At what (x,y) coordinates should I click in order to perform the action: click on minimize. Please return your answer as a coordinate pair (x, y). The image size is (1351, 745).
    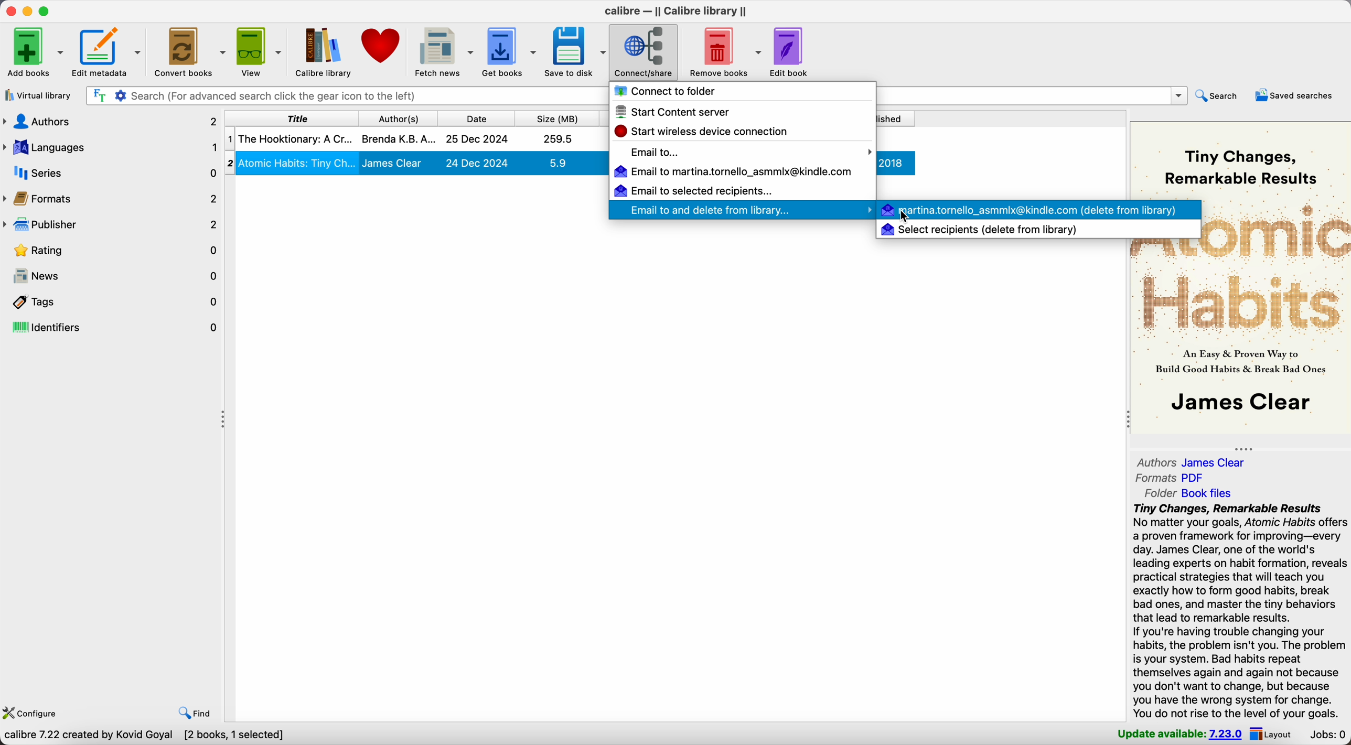
    Looking at the image, I should click on (28, 10).